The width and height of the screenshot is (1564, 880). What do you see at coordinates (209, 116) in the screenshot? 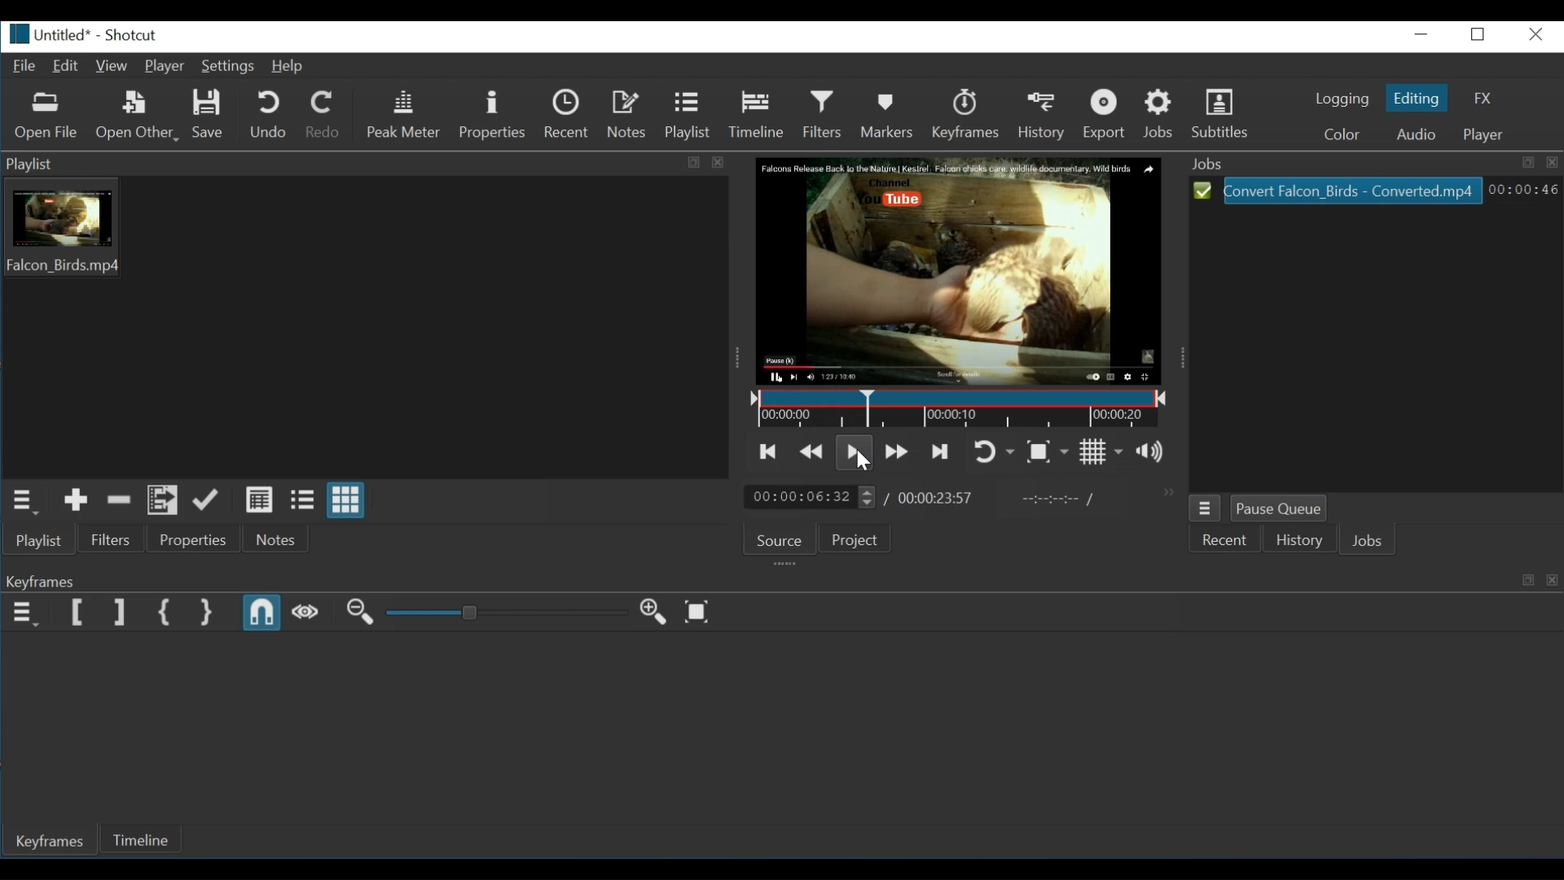
I see `Save` at bounding box center [209, 116].